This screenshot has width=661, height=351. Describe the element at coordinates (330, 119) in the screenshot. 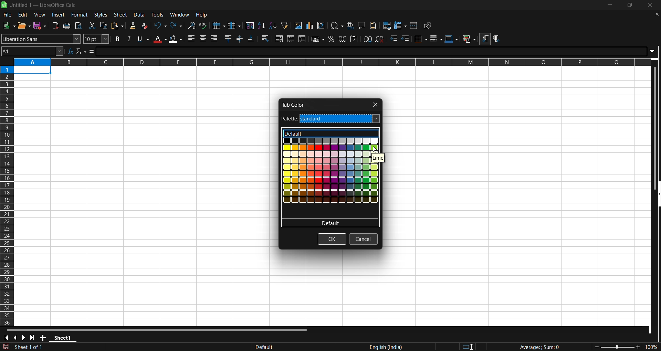

I see `palette` at that location.